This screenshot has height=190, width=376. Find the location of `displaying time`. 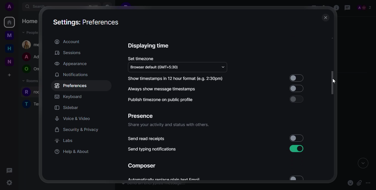

displaying time is located at coordinates (149, 46).